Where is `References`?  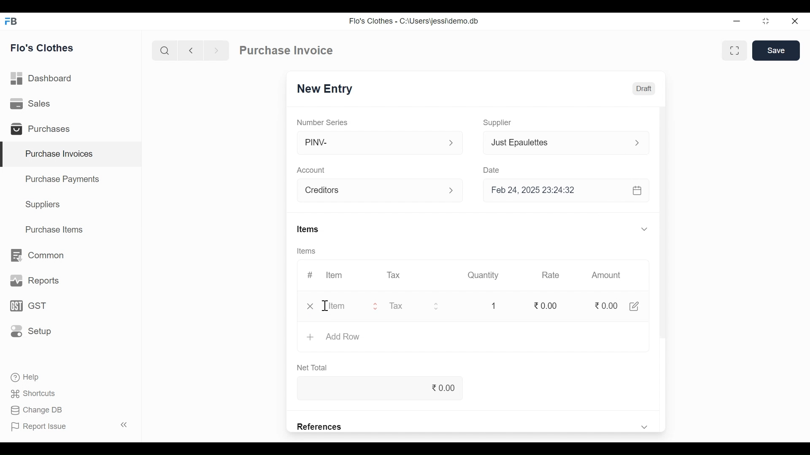 References is located at coordinates (316, 426).